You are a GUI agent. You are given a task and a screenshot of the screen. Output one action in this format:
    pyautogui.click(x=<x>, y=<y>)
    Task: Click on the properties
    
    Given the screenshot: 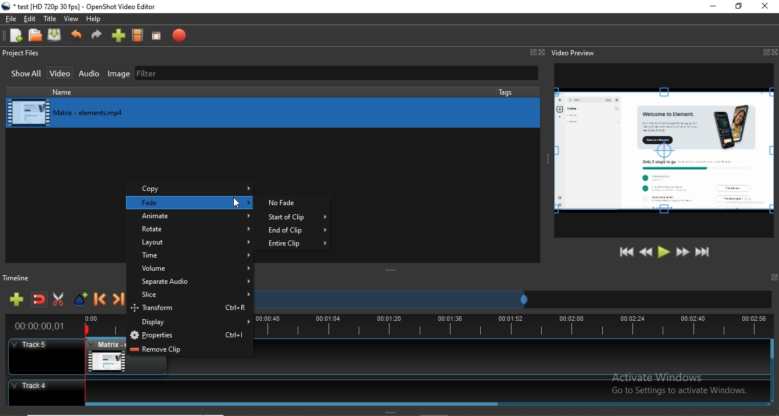 What is the action you would take?
    pyautogui.click(x=188, y=336)
    